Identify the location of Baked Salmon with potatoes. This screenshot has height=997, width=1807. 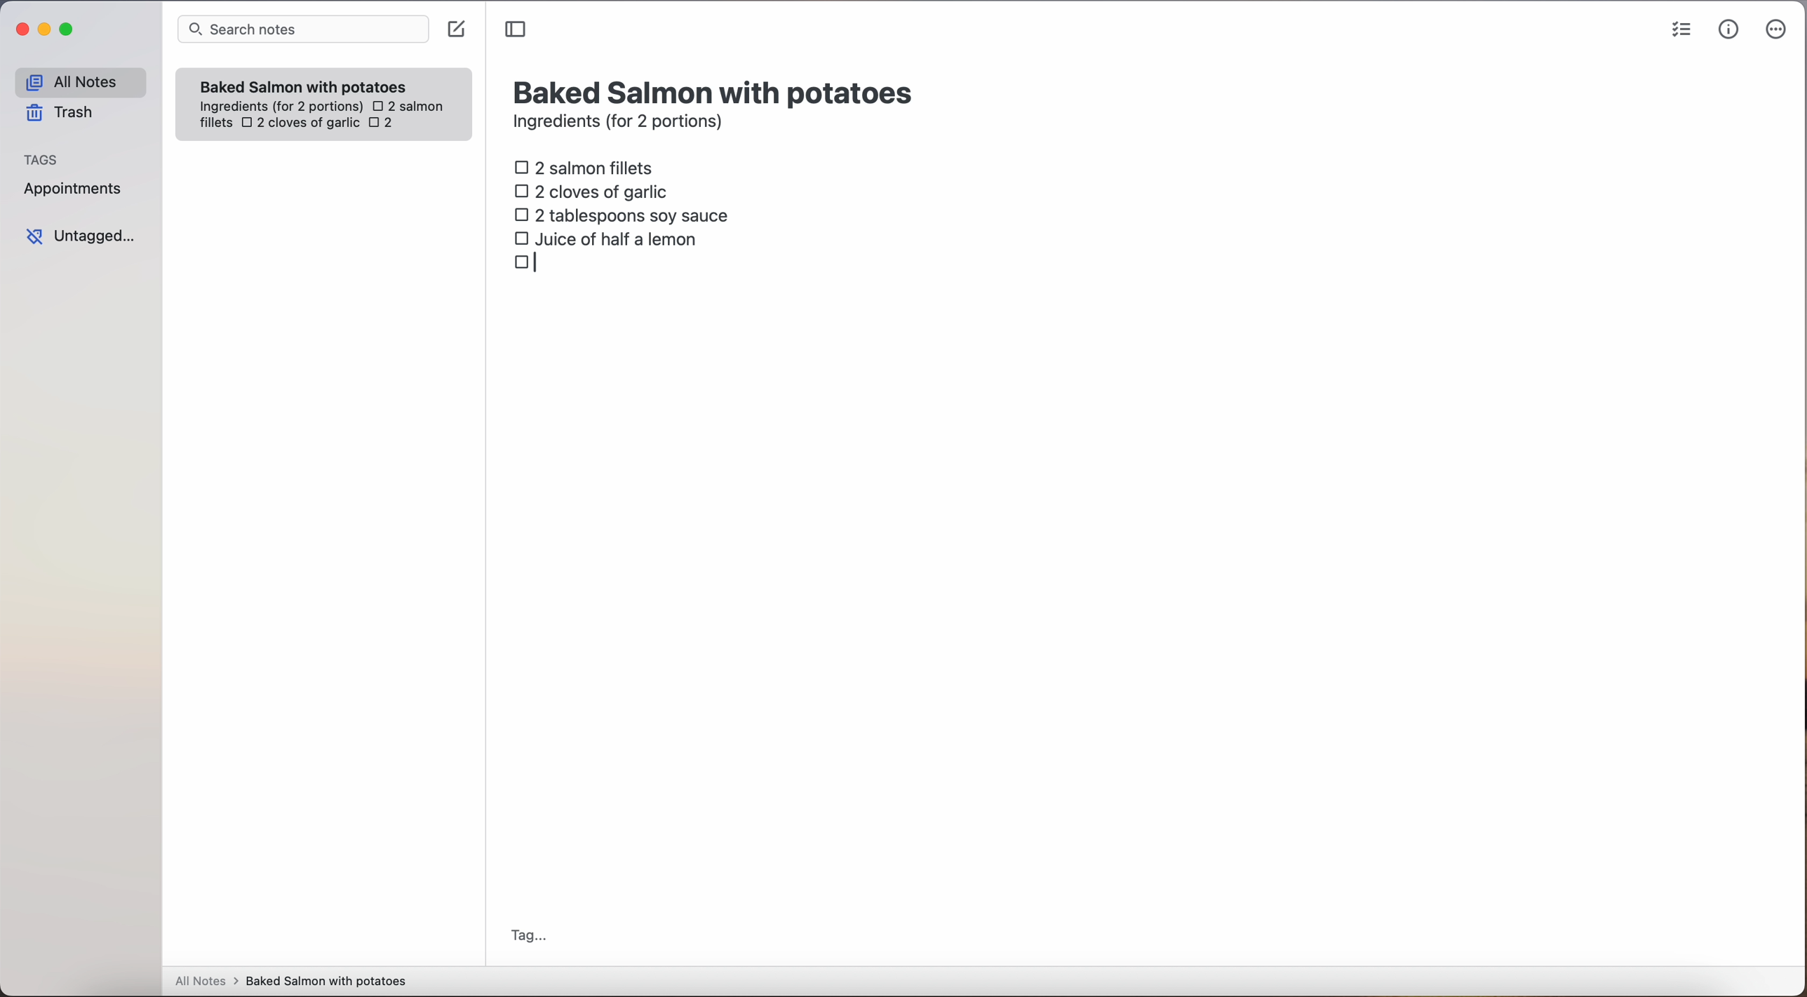
(304, 83).